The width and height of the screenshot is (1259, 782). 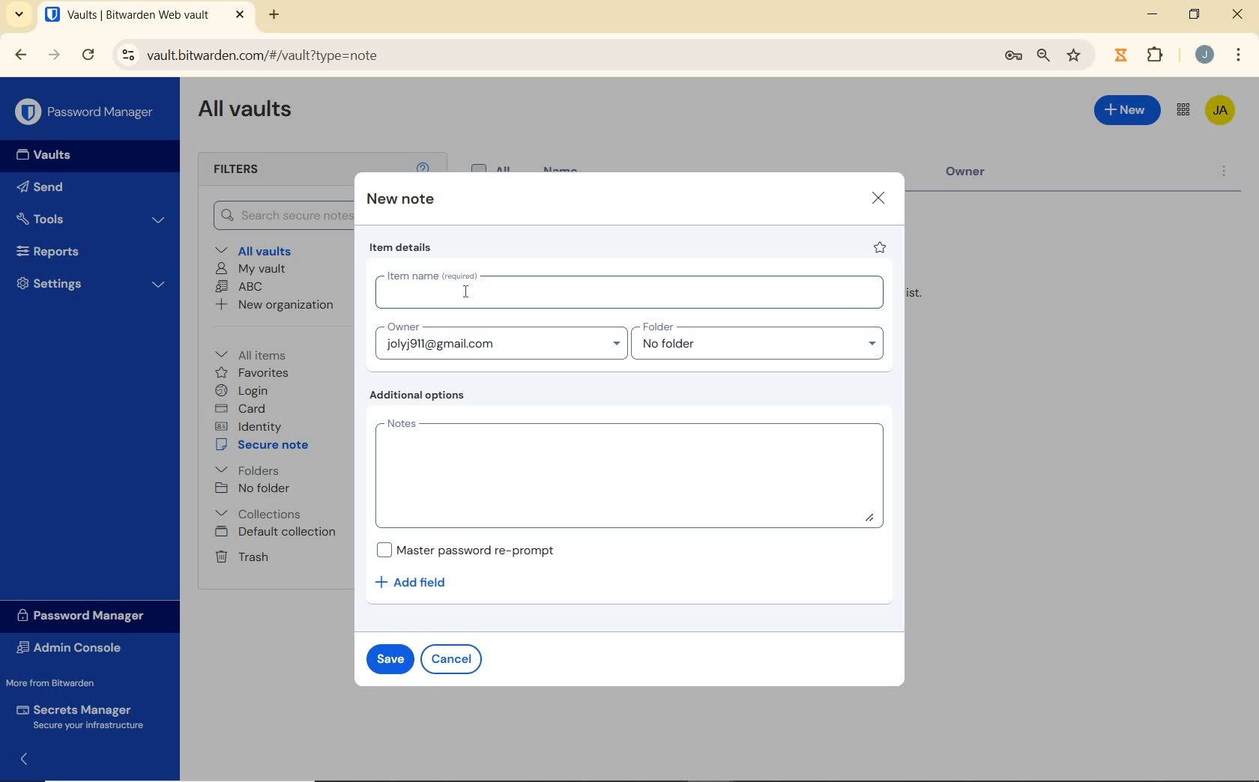 I want to click on open tab, so click(x=145, y=14).